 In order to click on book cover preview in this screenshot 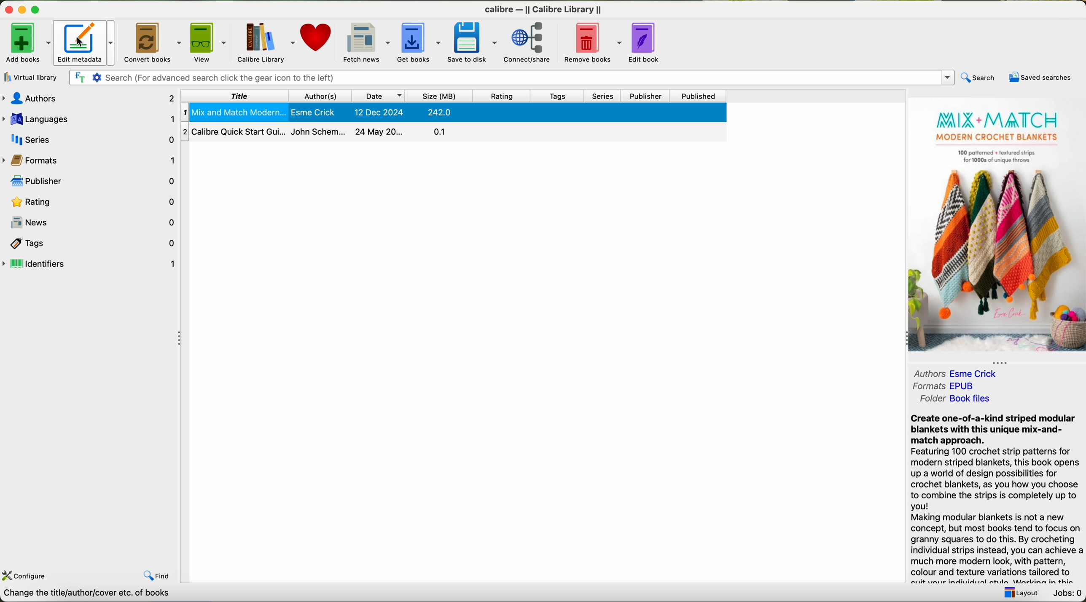, I will do `click(996, 226)`.